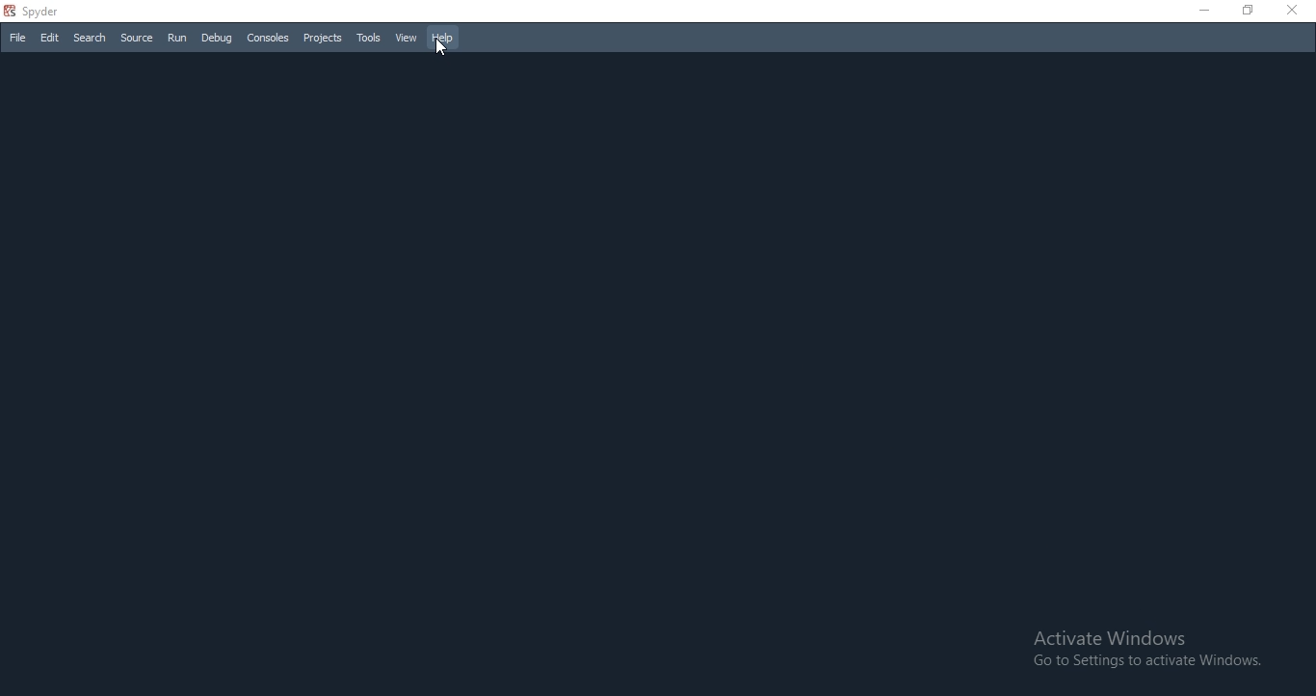 The height and width of the screenshot is (696, 1316). Describe the element at coordinates (136, 40) in the screenshot. I see `Source` at that location.